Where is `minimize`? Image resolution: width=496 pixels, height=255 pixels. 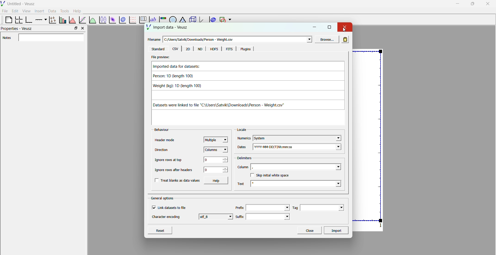
minimize is located at coordinates (457, 3).